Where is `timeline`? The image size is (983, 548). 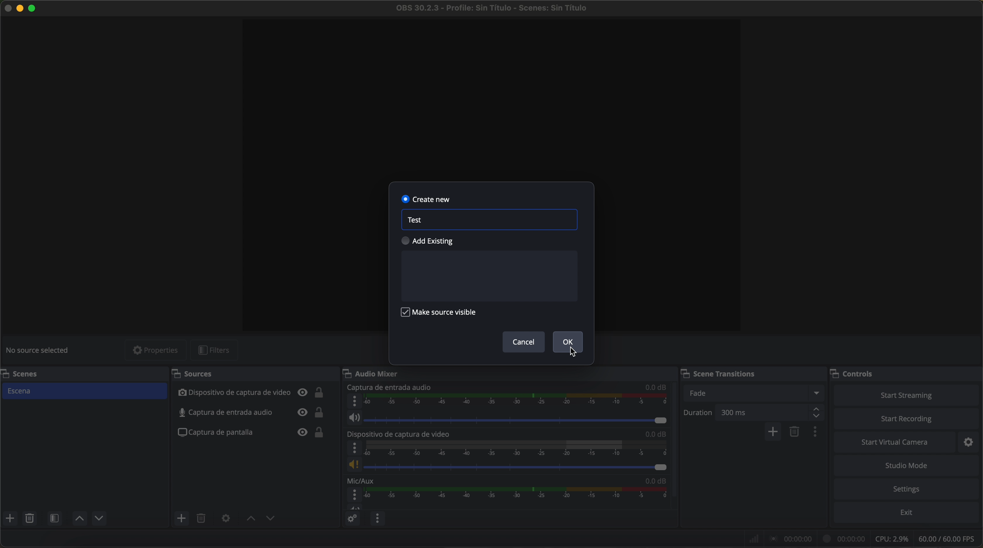 timeline is located at coordinates (517, 400).